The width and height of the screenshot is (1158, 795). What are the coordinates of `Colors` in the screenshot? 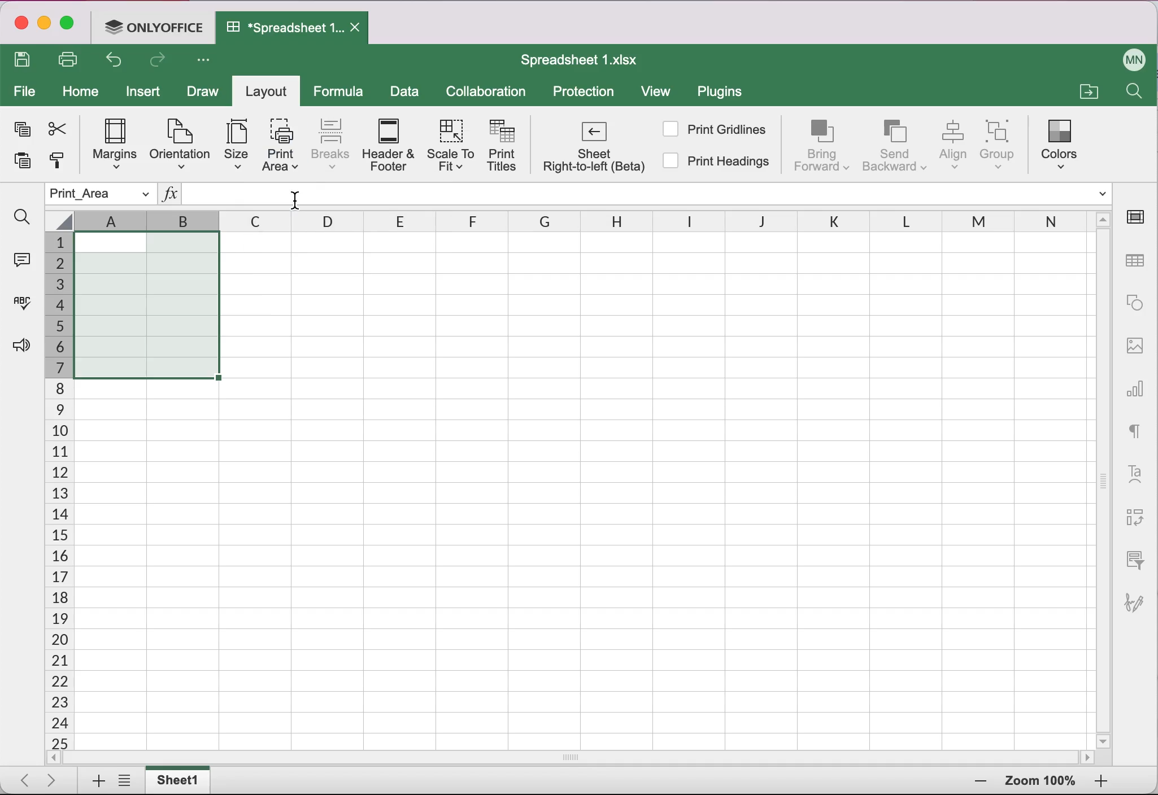 It's located at (1063, 141).